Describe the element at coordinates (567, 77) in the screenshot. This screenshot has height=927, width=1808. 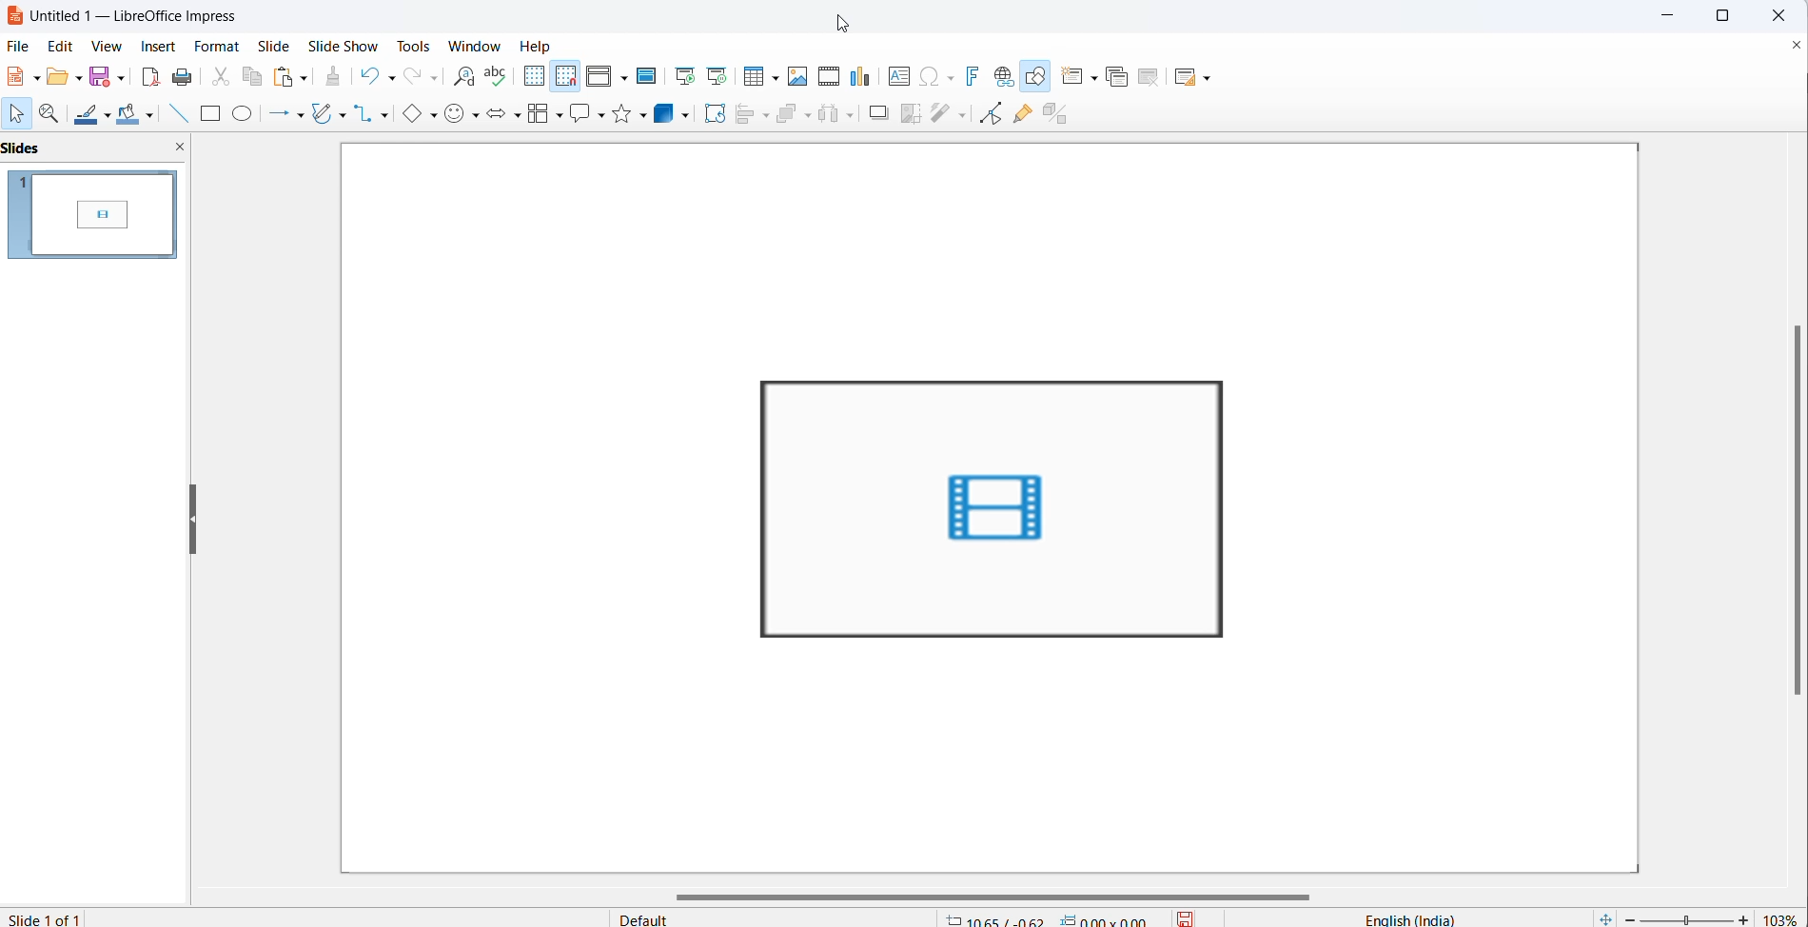
I see `snap to grid` at that location.